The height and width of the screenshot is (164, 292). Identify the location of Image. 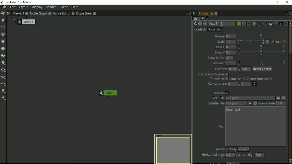
(3, 13).